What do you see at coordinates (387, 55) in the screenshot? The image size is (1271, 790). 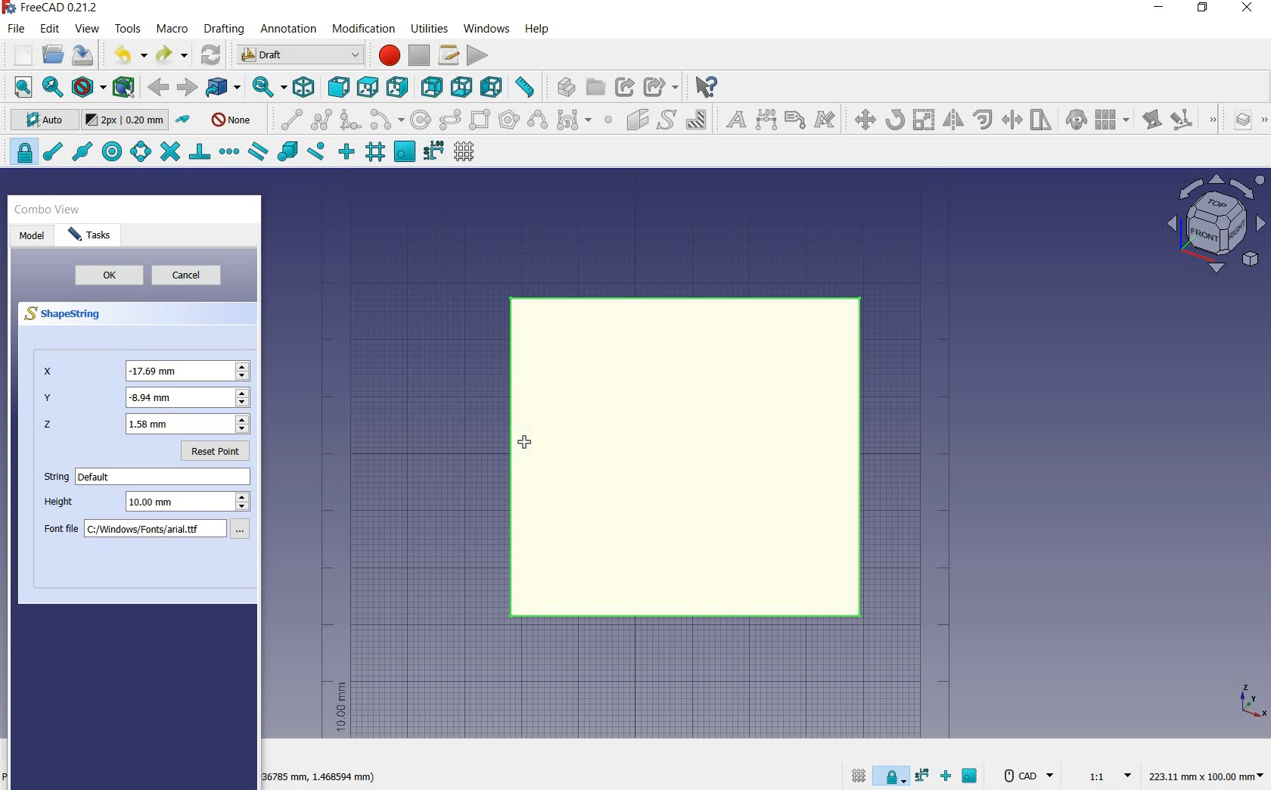 I see `macro recording` at bounding box center [387, 55].